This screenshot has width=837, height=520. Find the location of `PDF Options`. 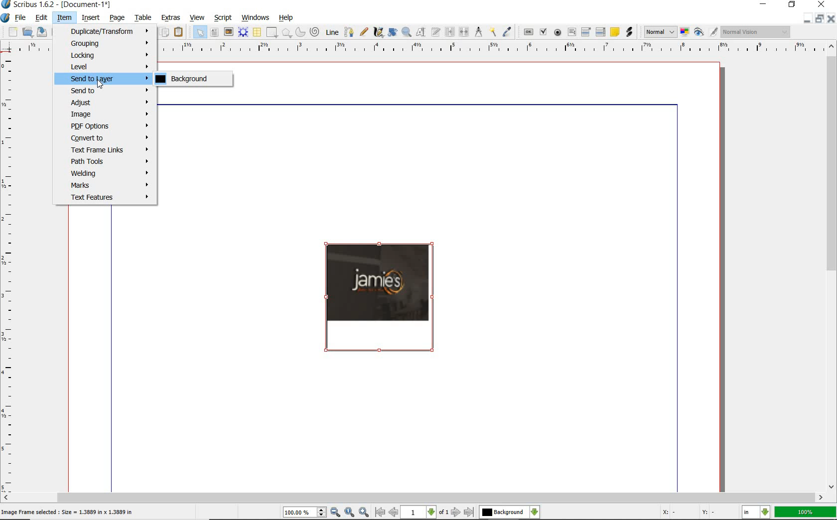

PDF Options is located at coordinates (106, 126).